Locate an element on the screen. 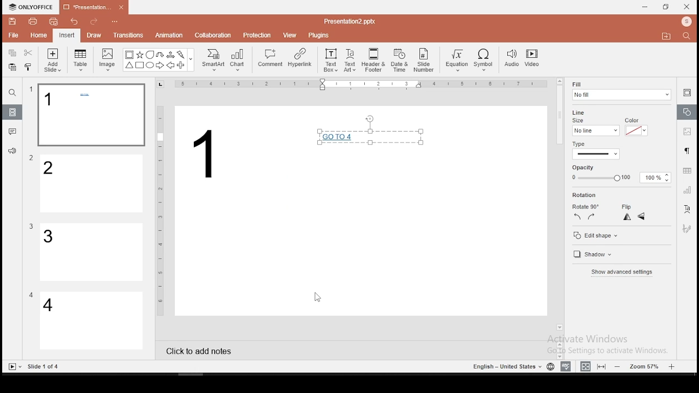 This screenshot has width=699, height=393.  is located at coordinates (349, 21).